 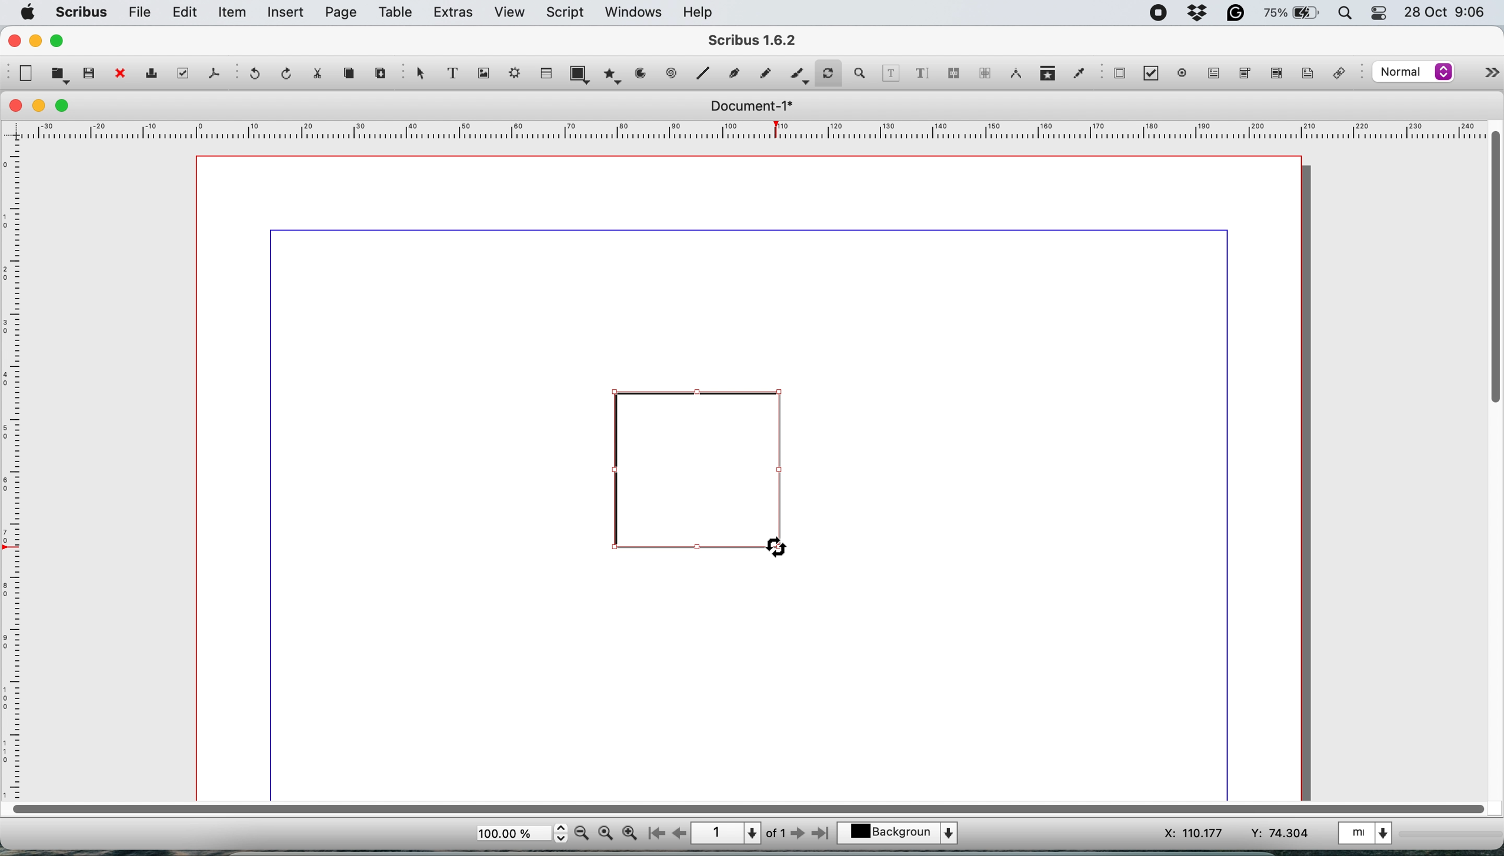 I want to click on undo, so click(x=258, y=75).